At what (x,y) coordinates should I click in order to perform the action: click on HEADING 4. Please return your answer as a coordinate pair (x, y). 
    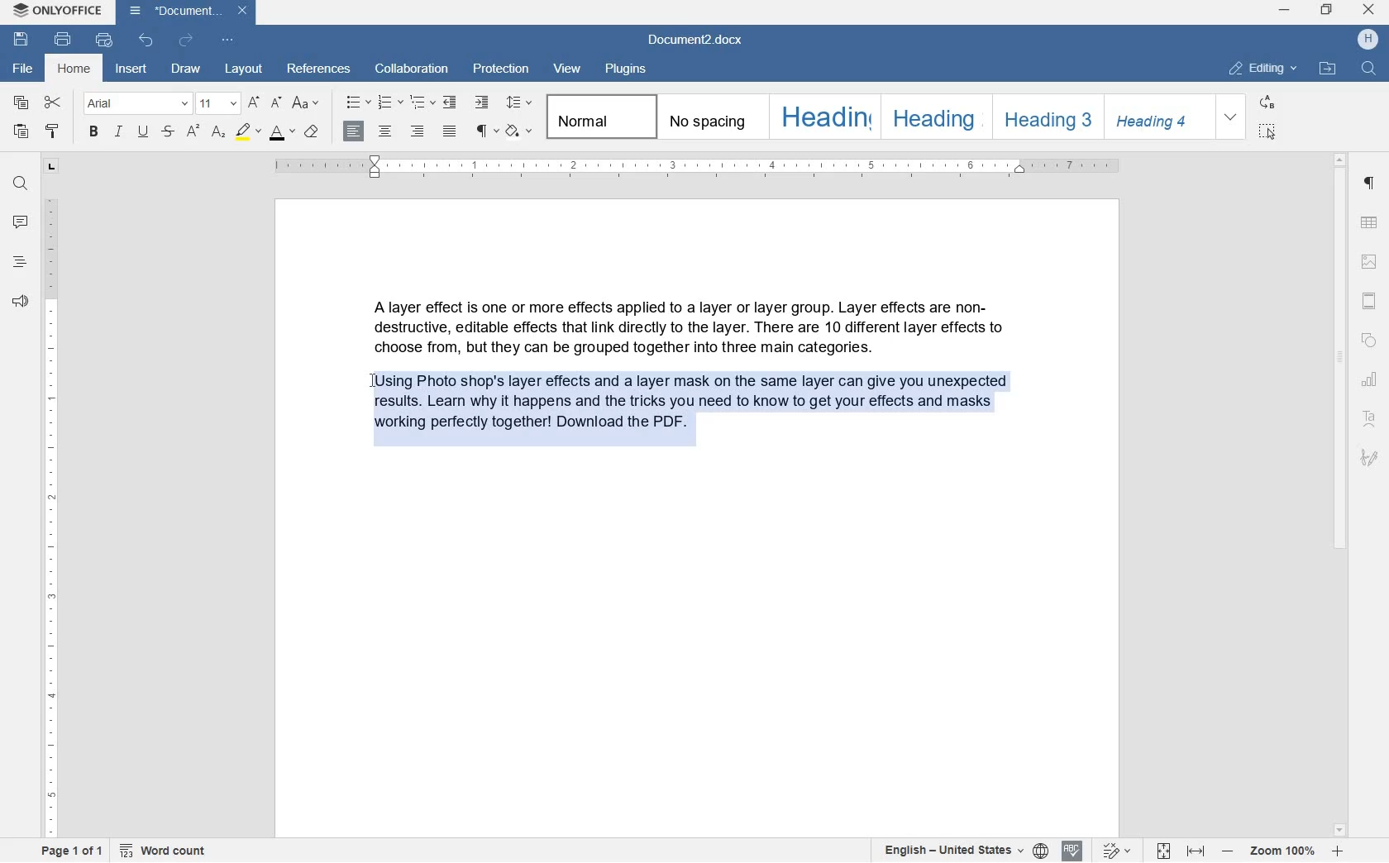
    Looking at the image, I should click on (1154, 117).